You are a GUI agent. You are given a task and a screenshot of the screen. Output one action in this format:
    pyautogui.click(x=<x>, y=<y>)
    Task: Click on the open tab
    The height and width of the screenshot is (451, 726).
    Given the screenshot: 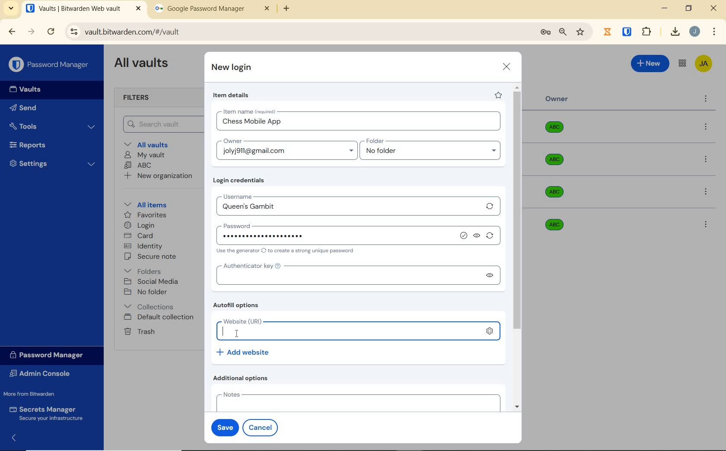 What is the action you would take?
    pyautogui.click(x=83, y=9)
    